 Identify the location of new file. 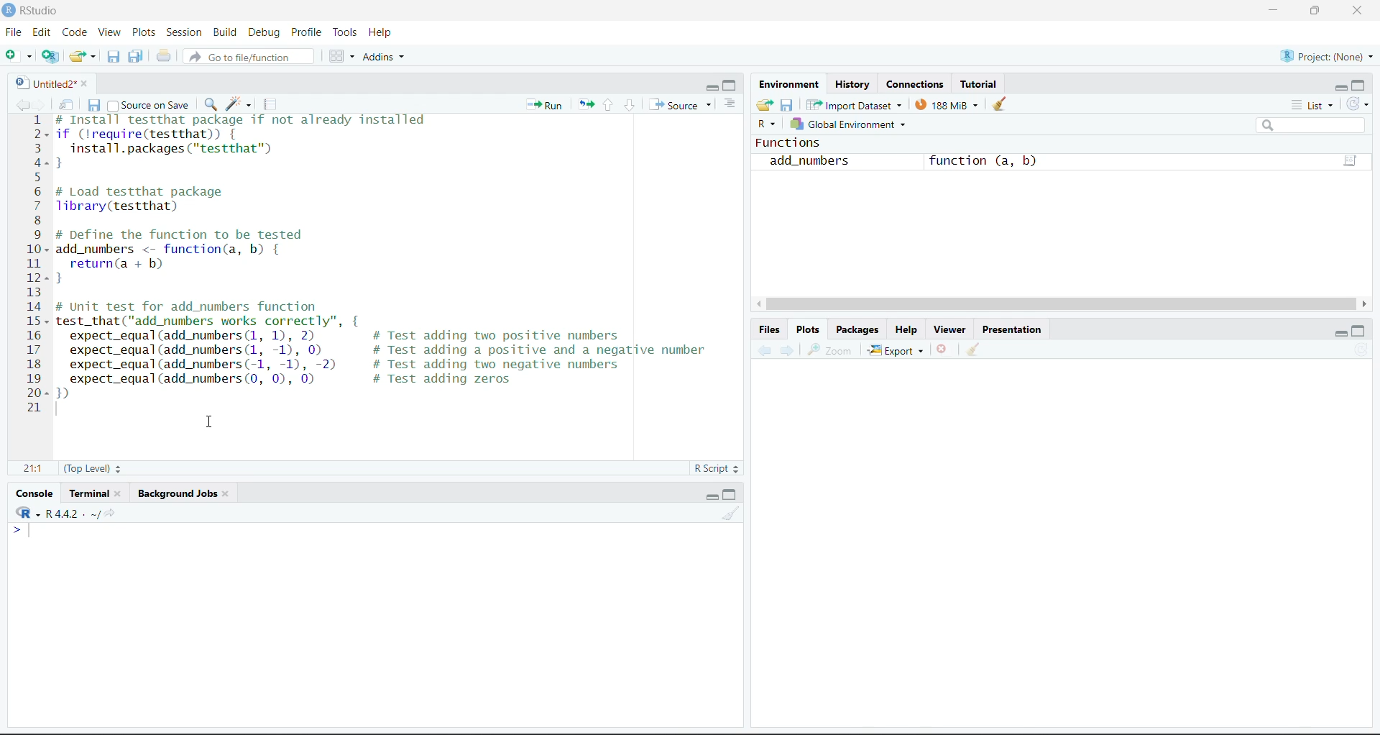
(18, 55).